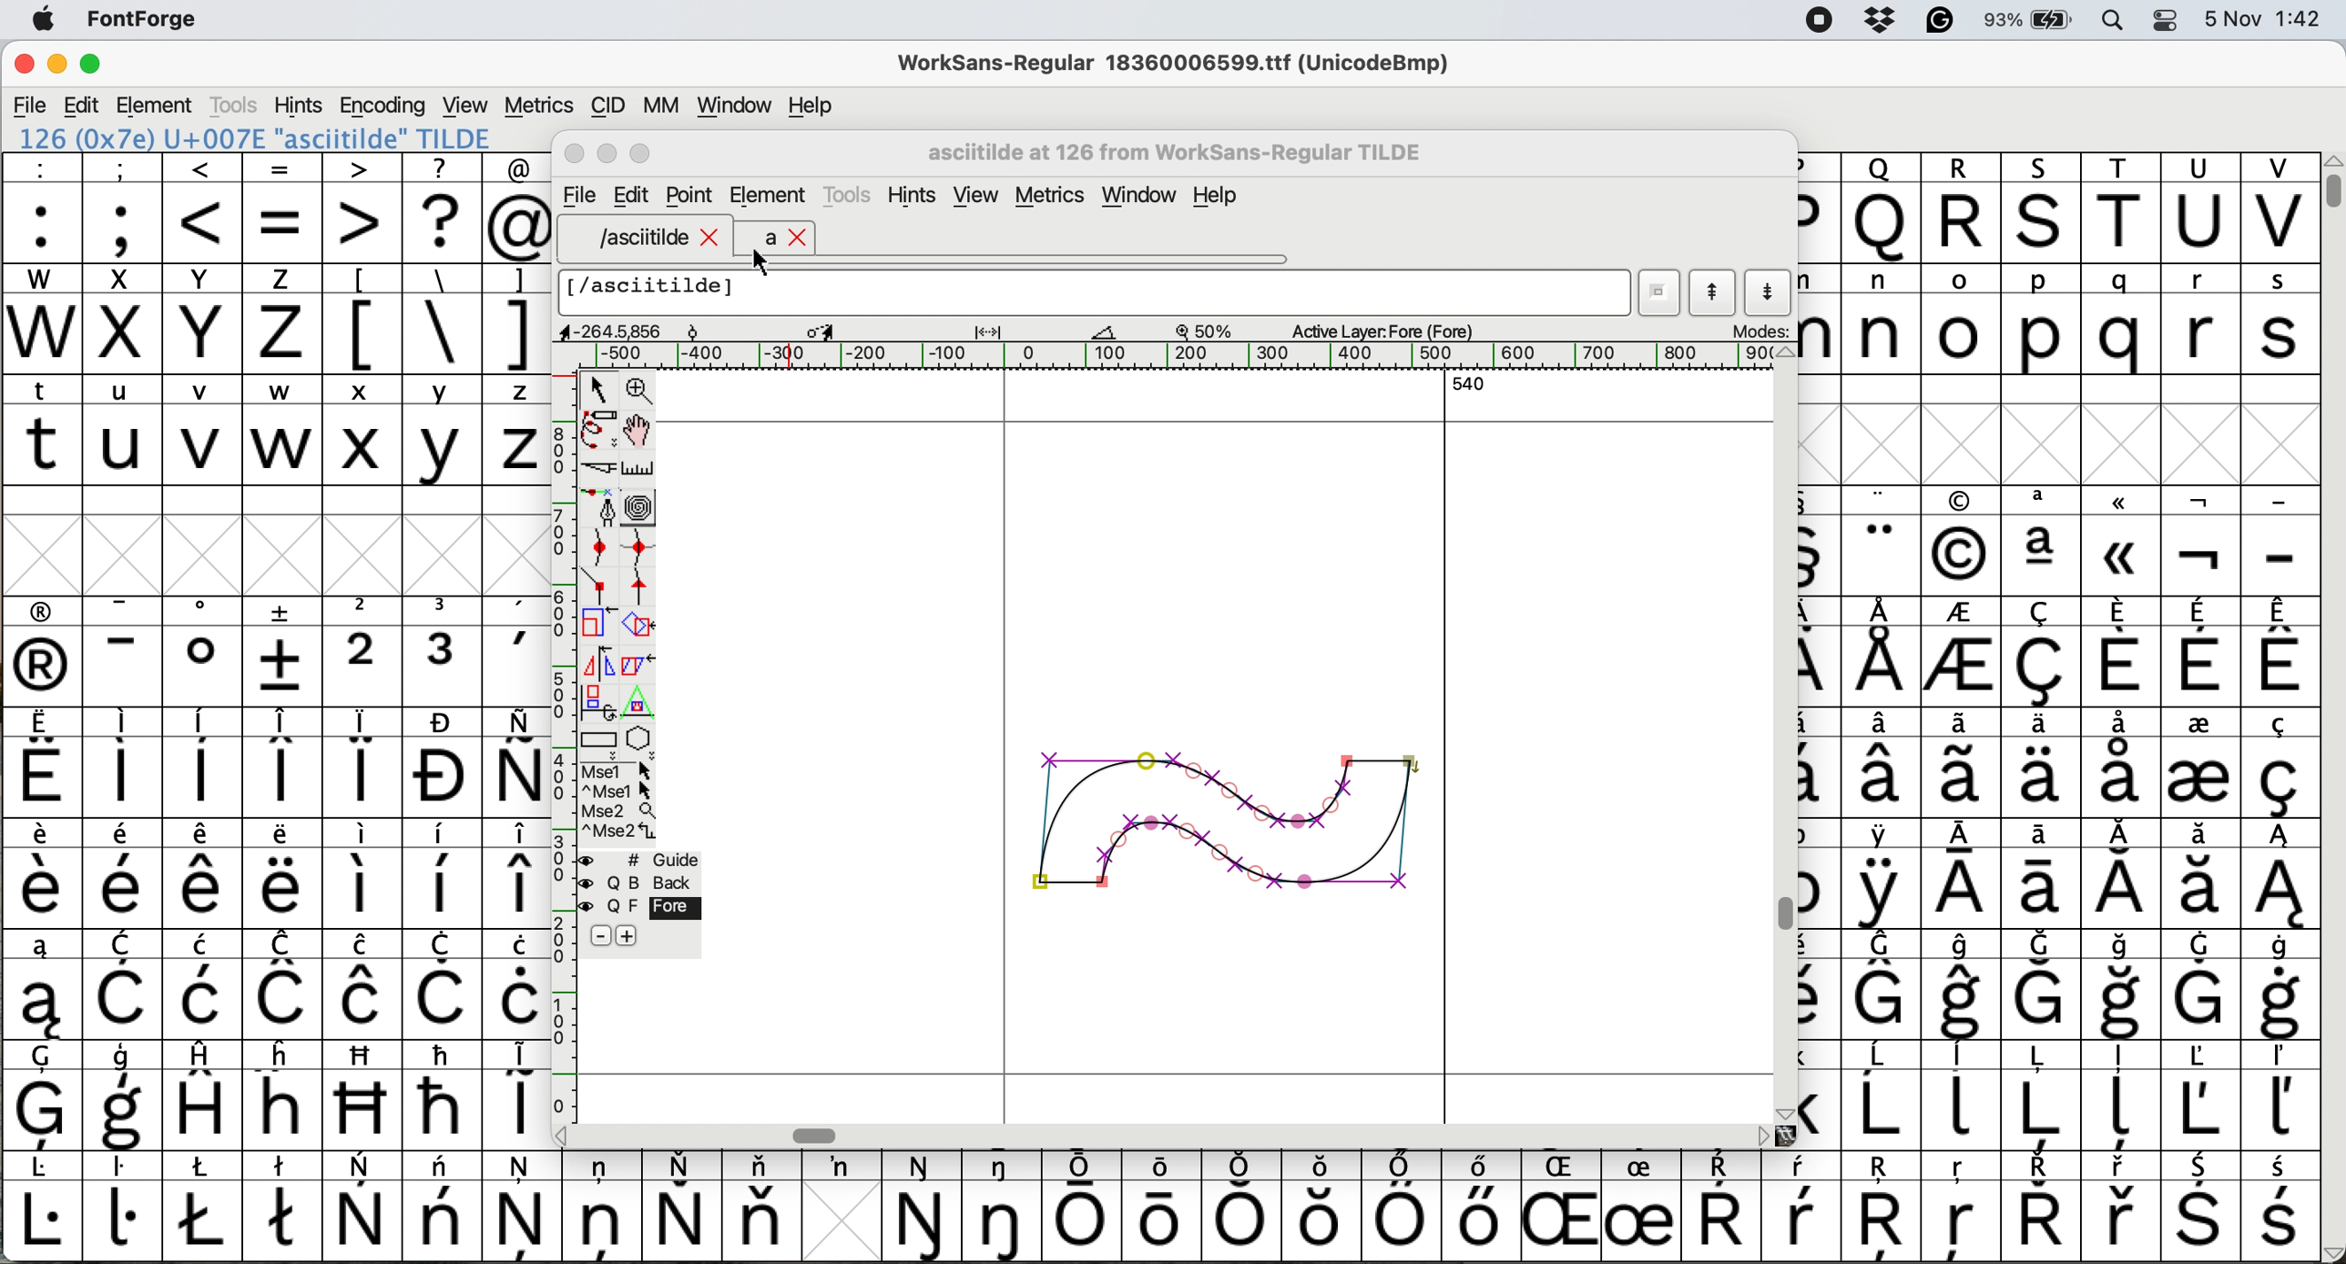  I want to click on edit, so click(84, 106).